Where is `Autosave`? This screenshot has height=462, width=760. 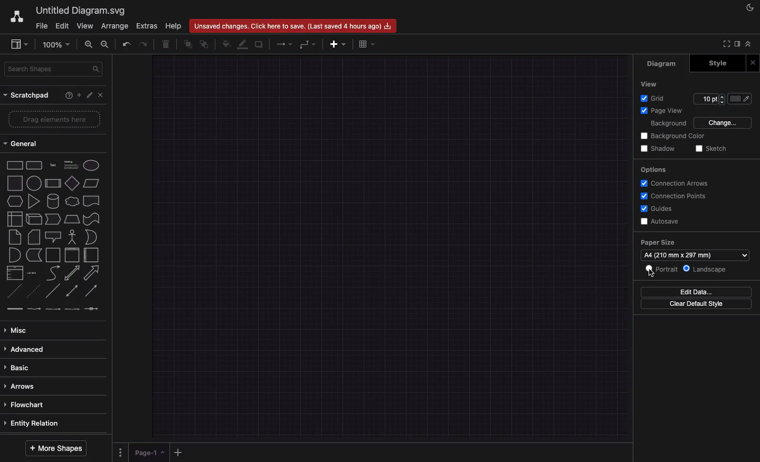 Autosave is located at coordinates (662, 222).